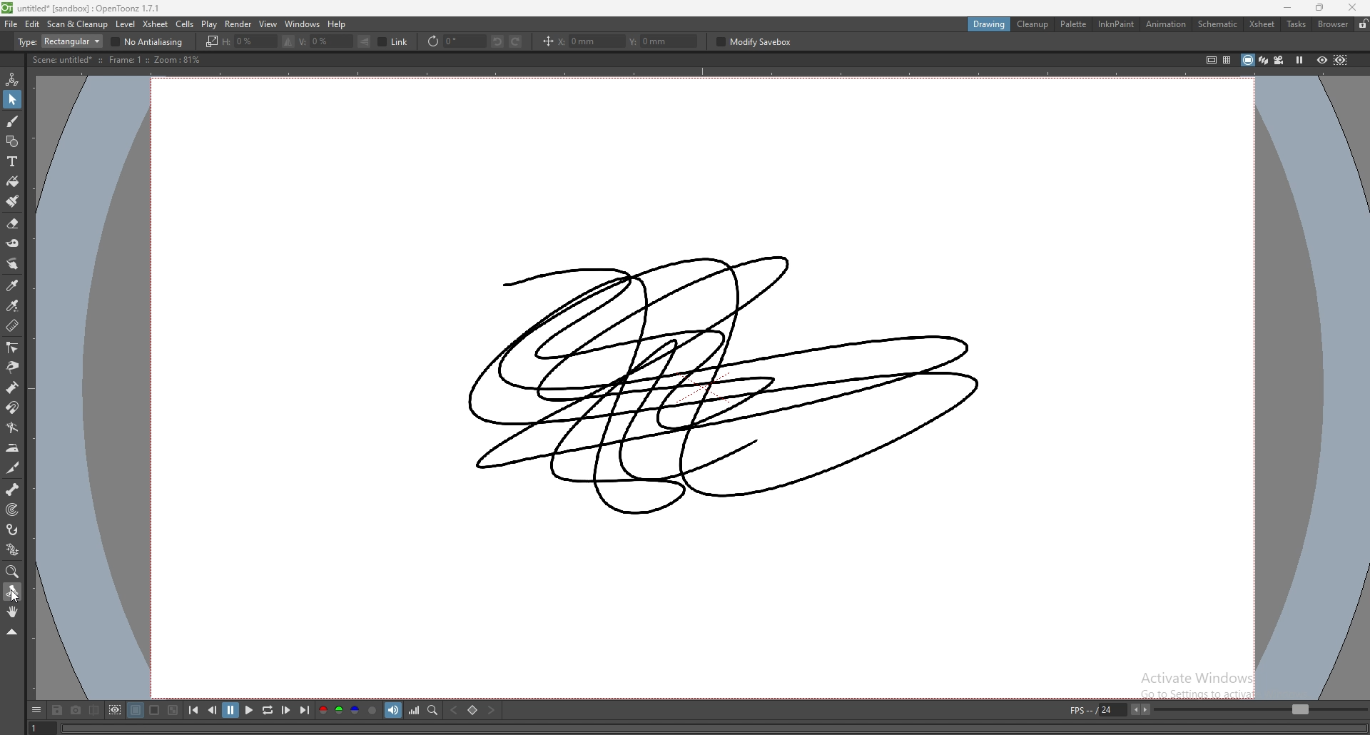 The width and height of the screenshot is (1370, 735). Describe the element at coordinates (195, 711) in the screenshot. I see `first frame` at that location.